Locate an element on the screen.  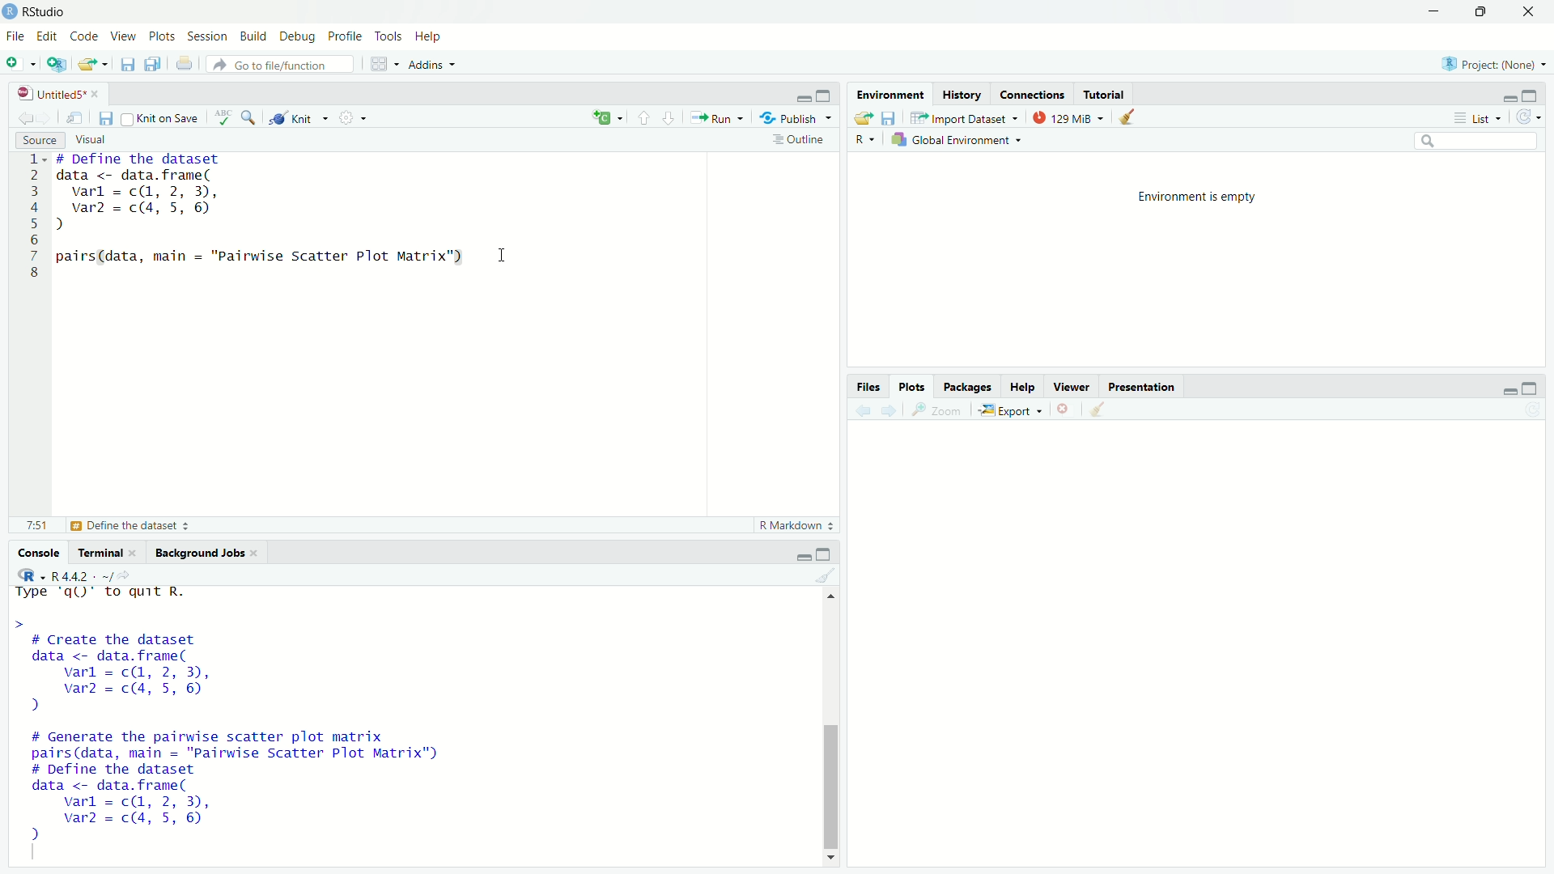
Go forward to the next source location (Ctrl + F10) is located at coordinates (48, 117).